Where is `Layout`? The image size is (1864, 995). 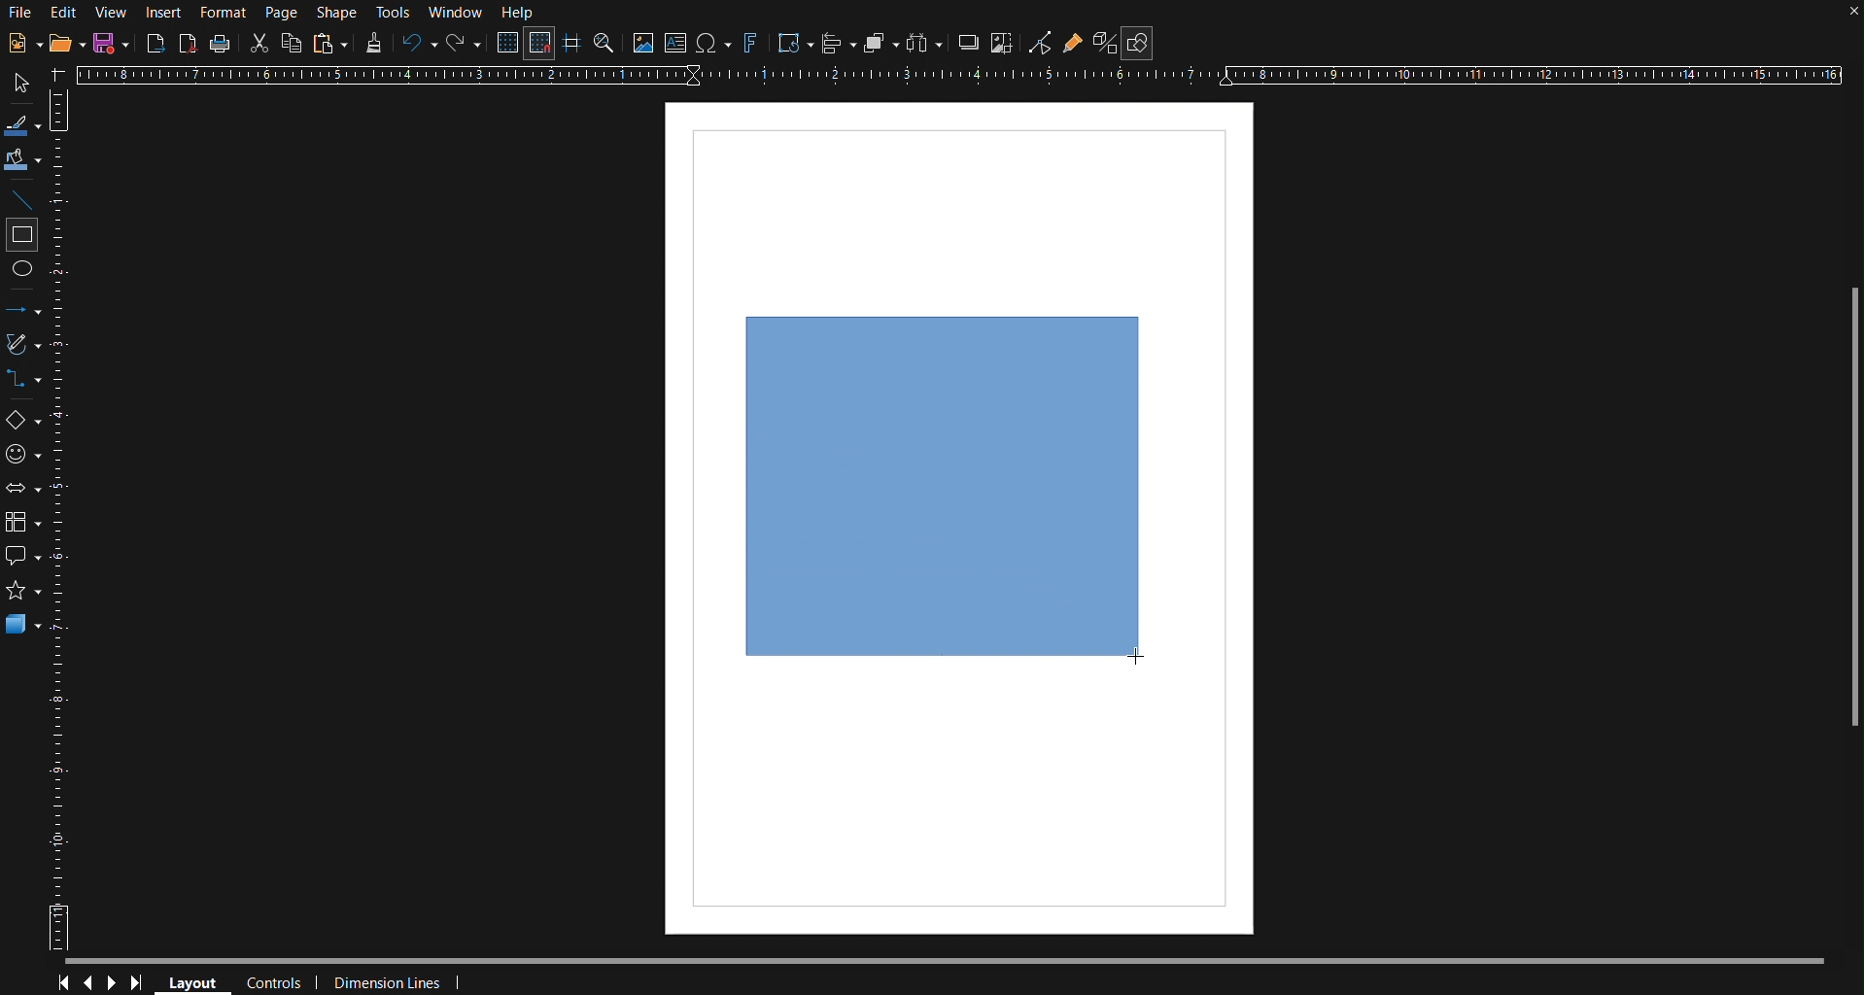
Layout is located at coordinates (190, 981).